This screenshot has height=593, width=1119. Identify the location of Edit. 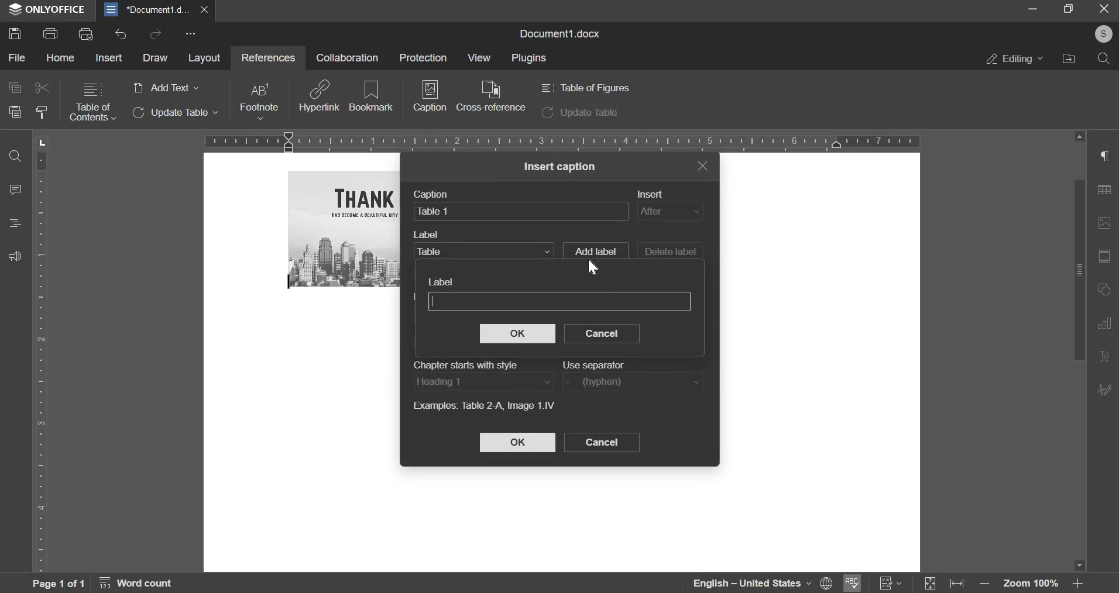
(1106, 388).